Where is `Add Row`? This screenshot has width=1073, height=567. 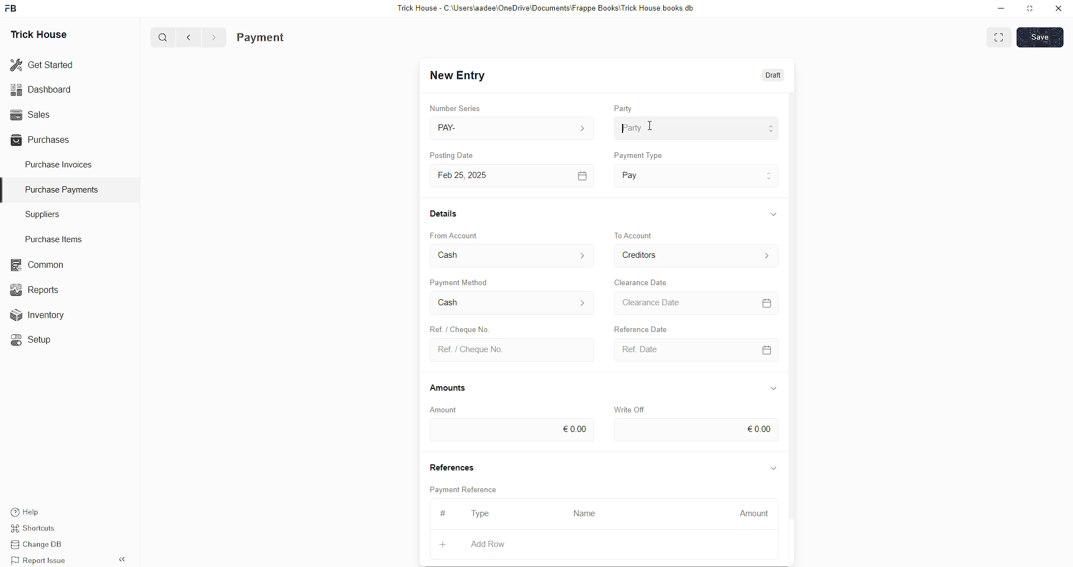 Add Row is located at coordinates (488, 544).